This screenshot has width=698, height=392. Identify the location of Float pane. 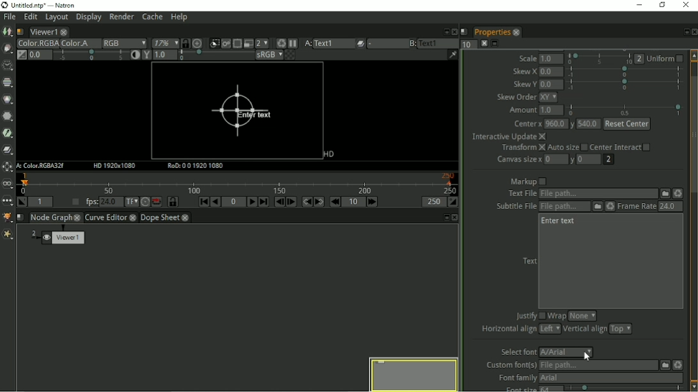
(444, 31).